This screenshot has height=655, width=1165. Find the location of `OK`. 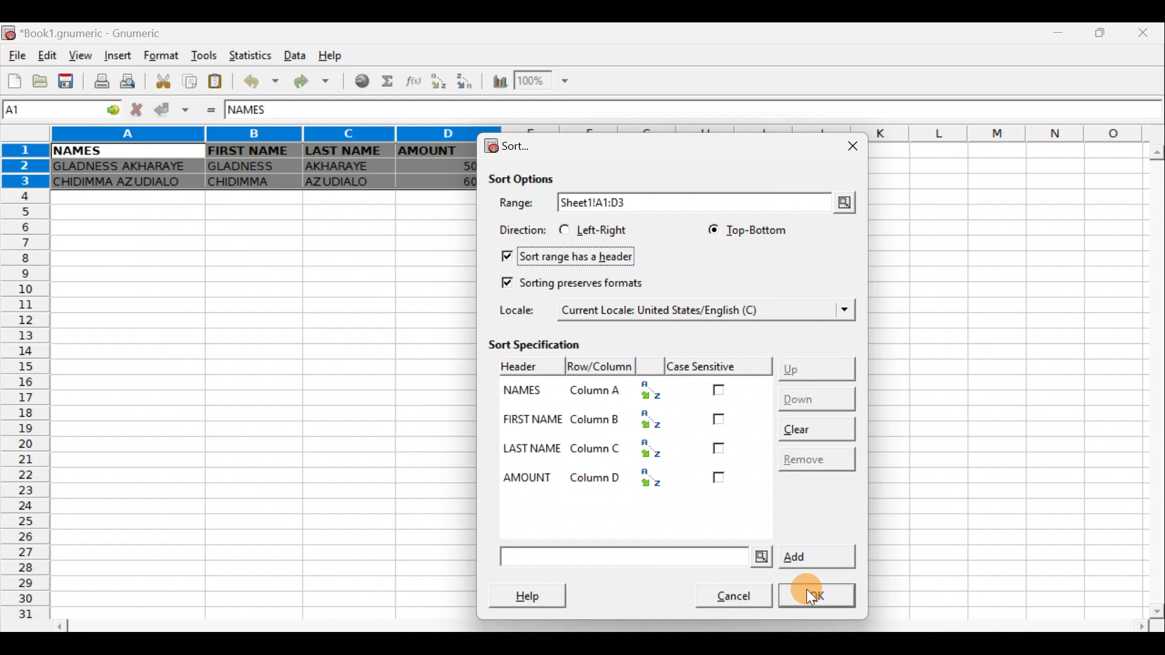

OK is located at coordinates (819, 596).